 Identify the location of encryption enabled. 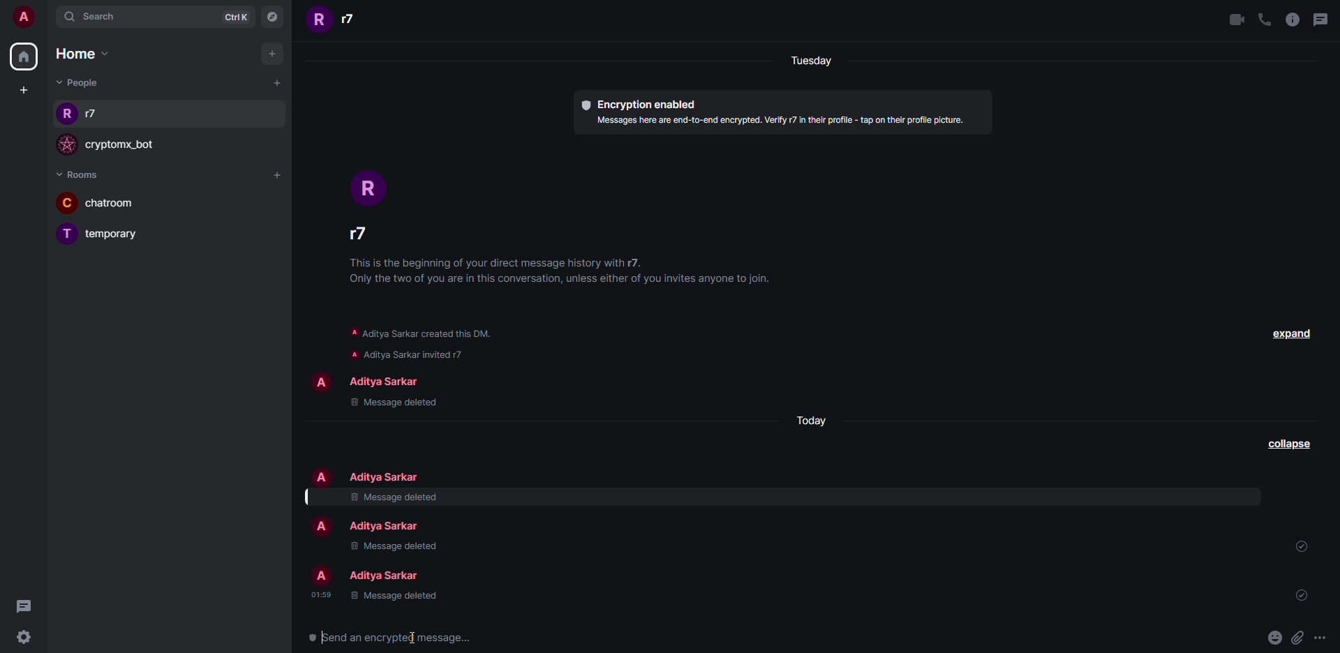
(639, 102).